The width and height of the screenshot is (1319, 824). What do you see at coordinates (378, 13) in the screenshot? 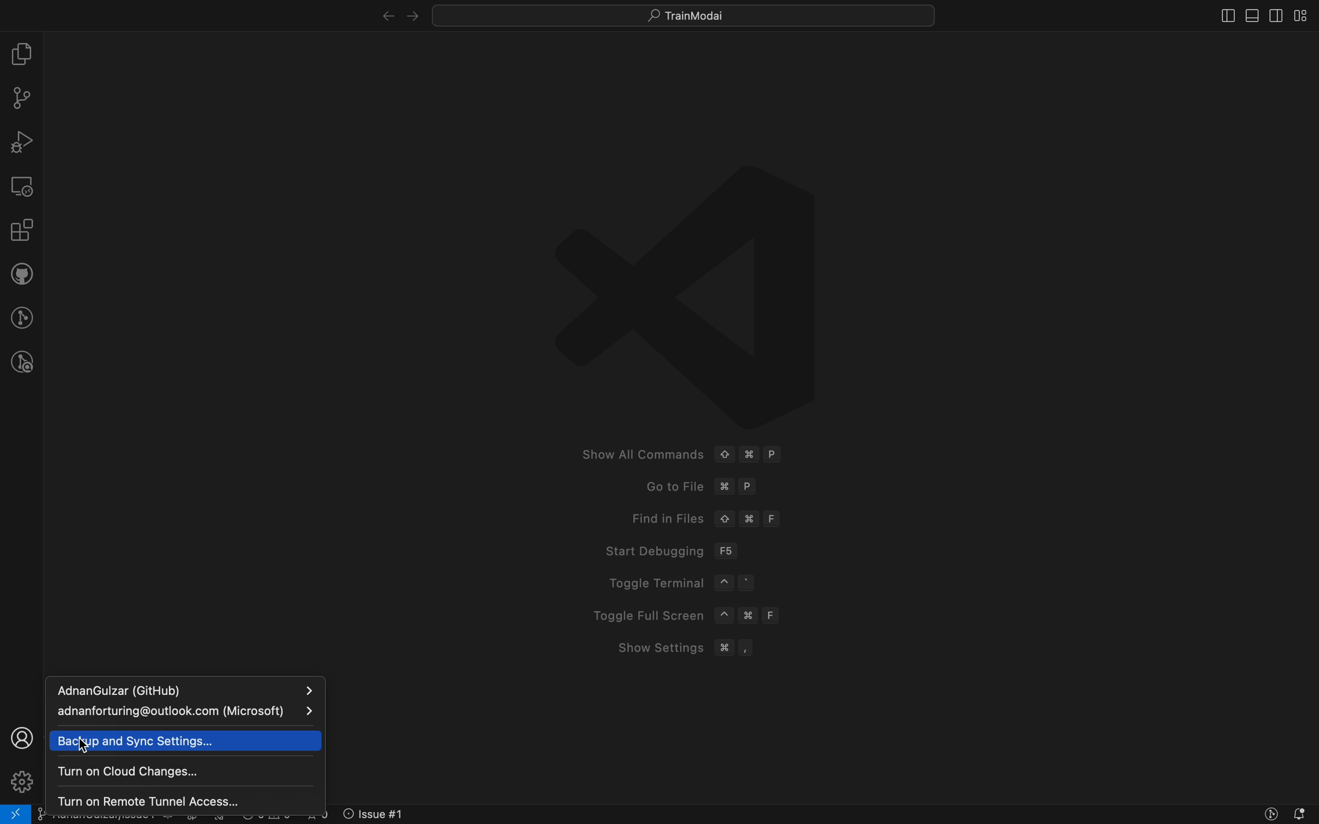
I see `right arrow` at bounding box center [378, 13].